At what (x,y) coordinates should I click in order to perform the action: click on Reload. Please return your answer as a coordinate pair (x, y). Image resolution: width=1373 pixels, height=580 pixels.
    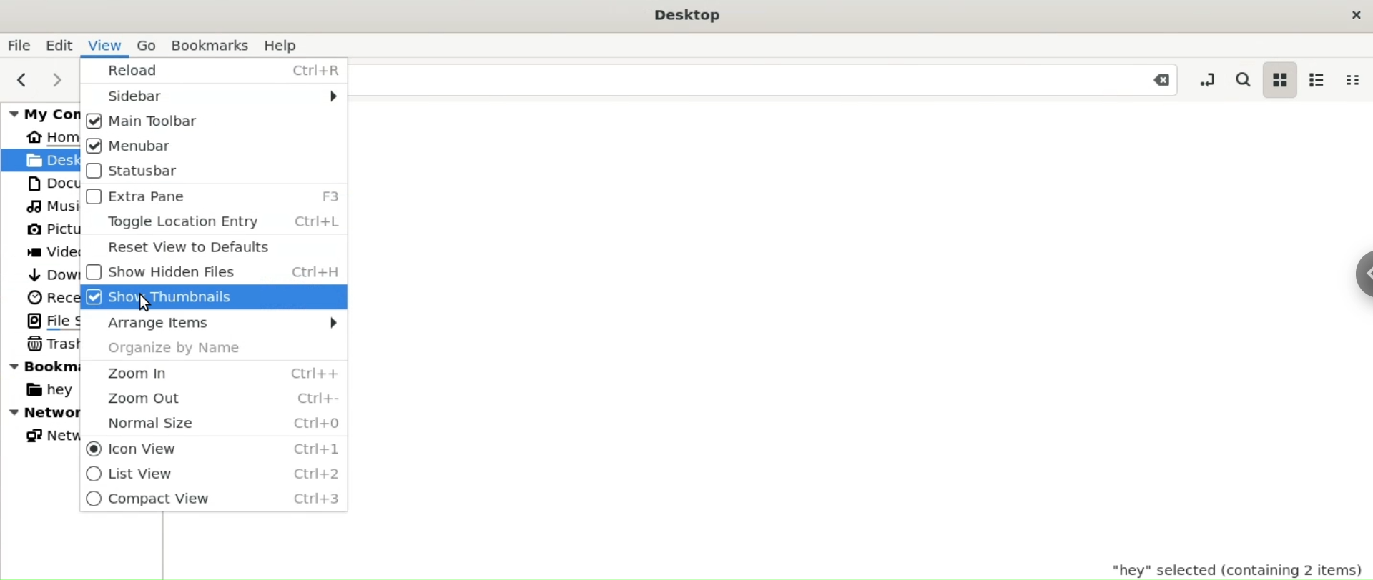
    Looking at the image, I should click on (211, 69).